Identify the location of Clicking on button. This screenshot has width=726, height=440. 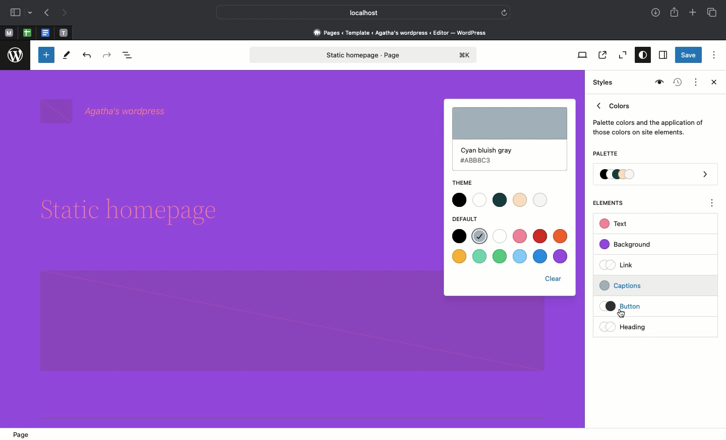
(640, 307).